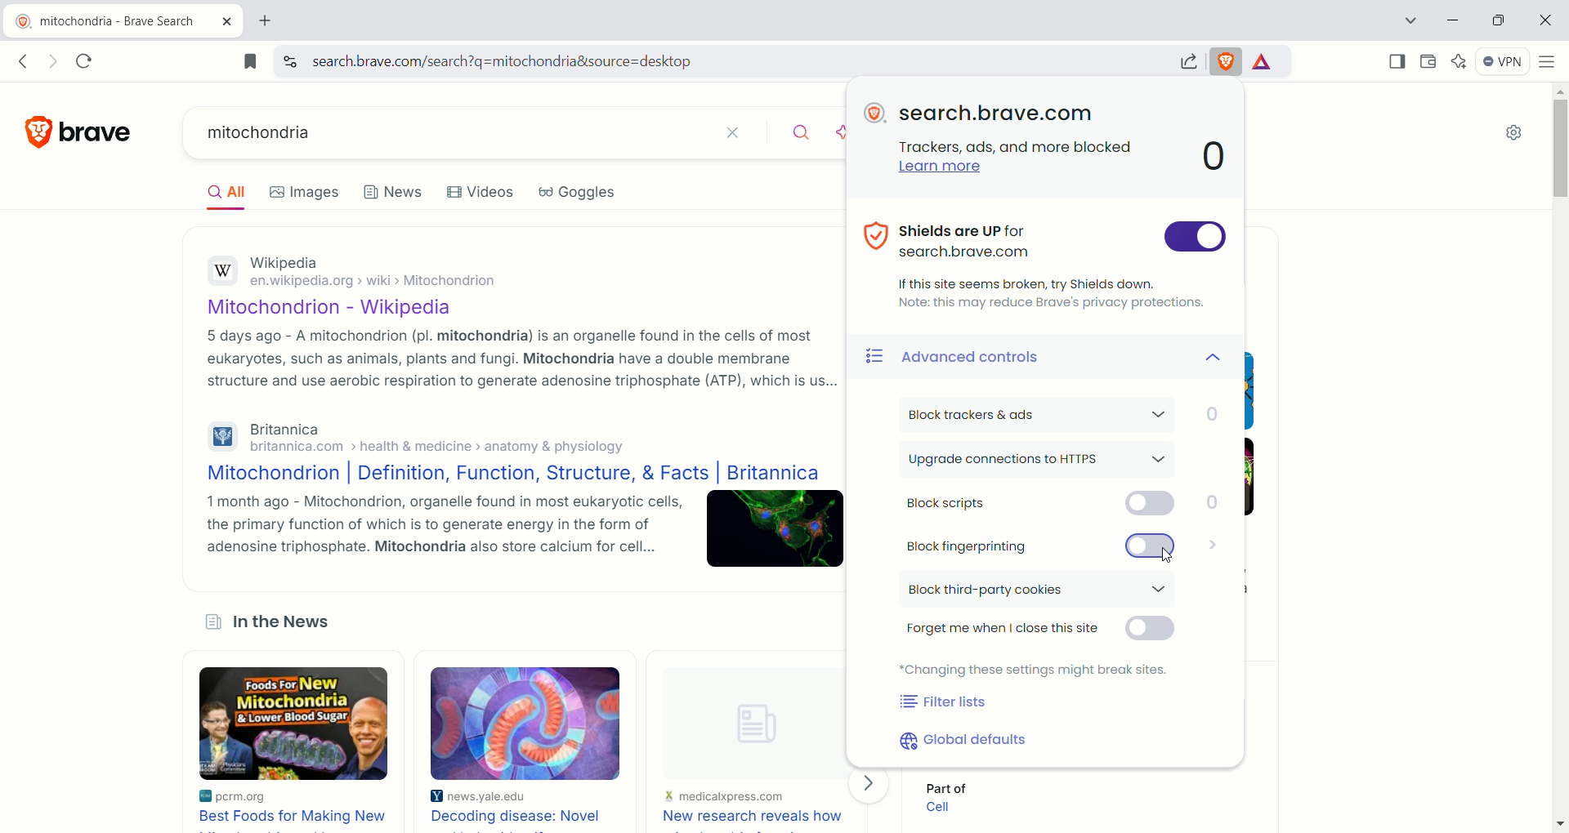 This screenshot has width=1569, height=833. Describe the element at coordinates (305, 192) in the screenshot. I see `Images` at that location.